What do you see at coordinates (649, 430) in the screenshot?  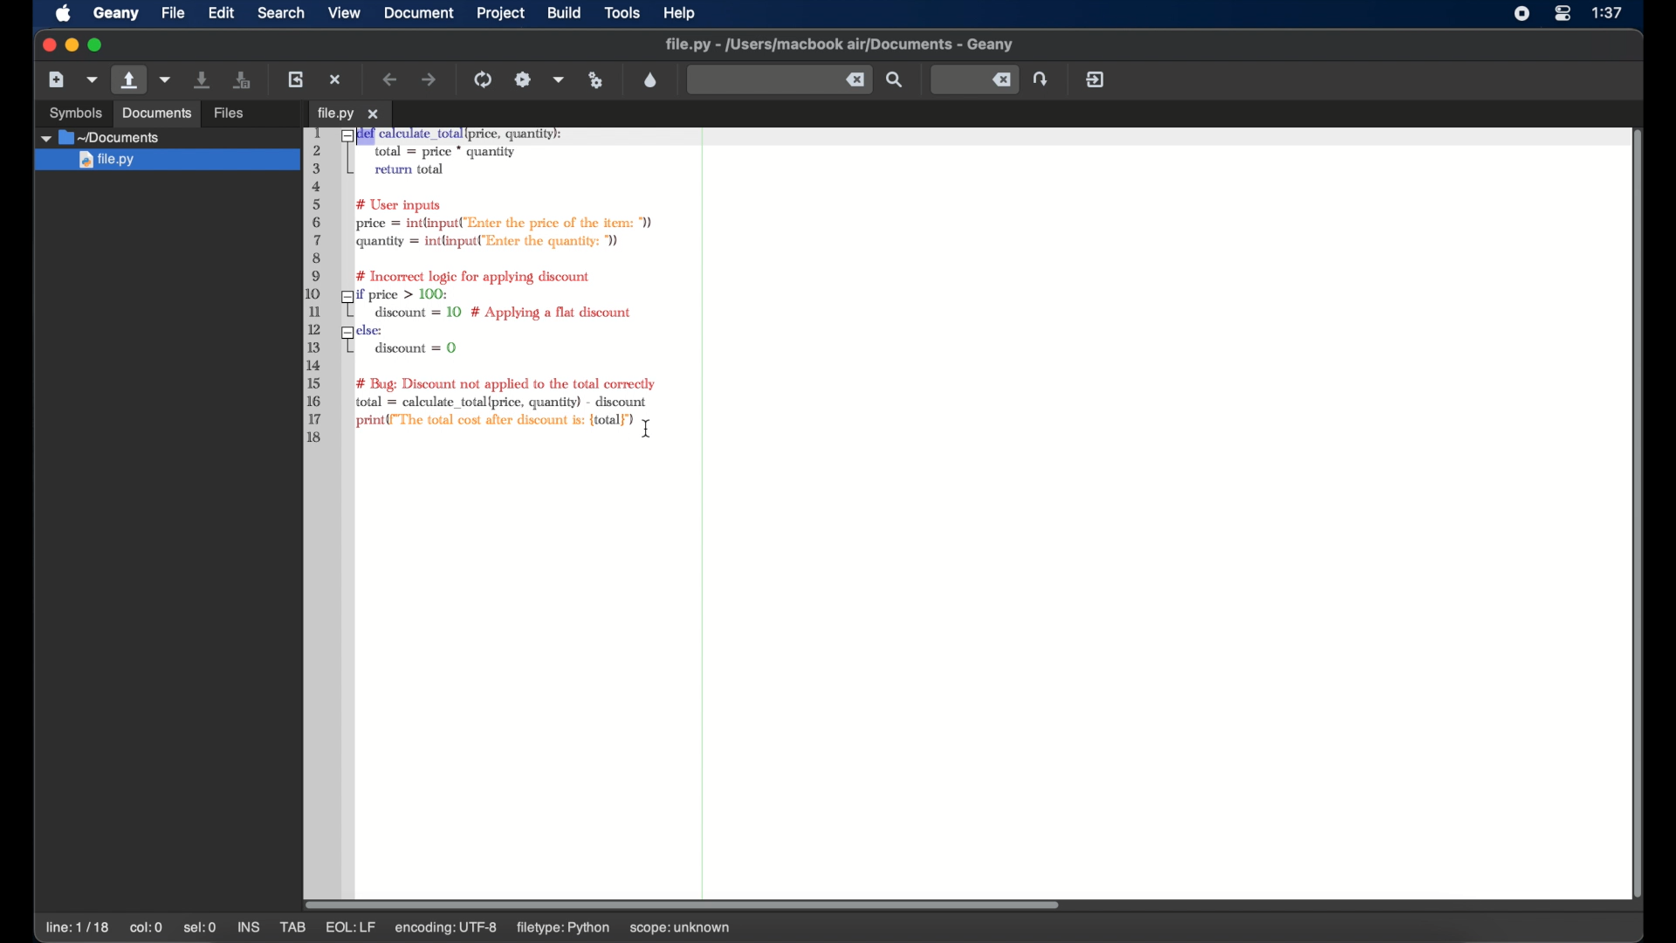 I see `cursor` at bounding box center [649, 430].